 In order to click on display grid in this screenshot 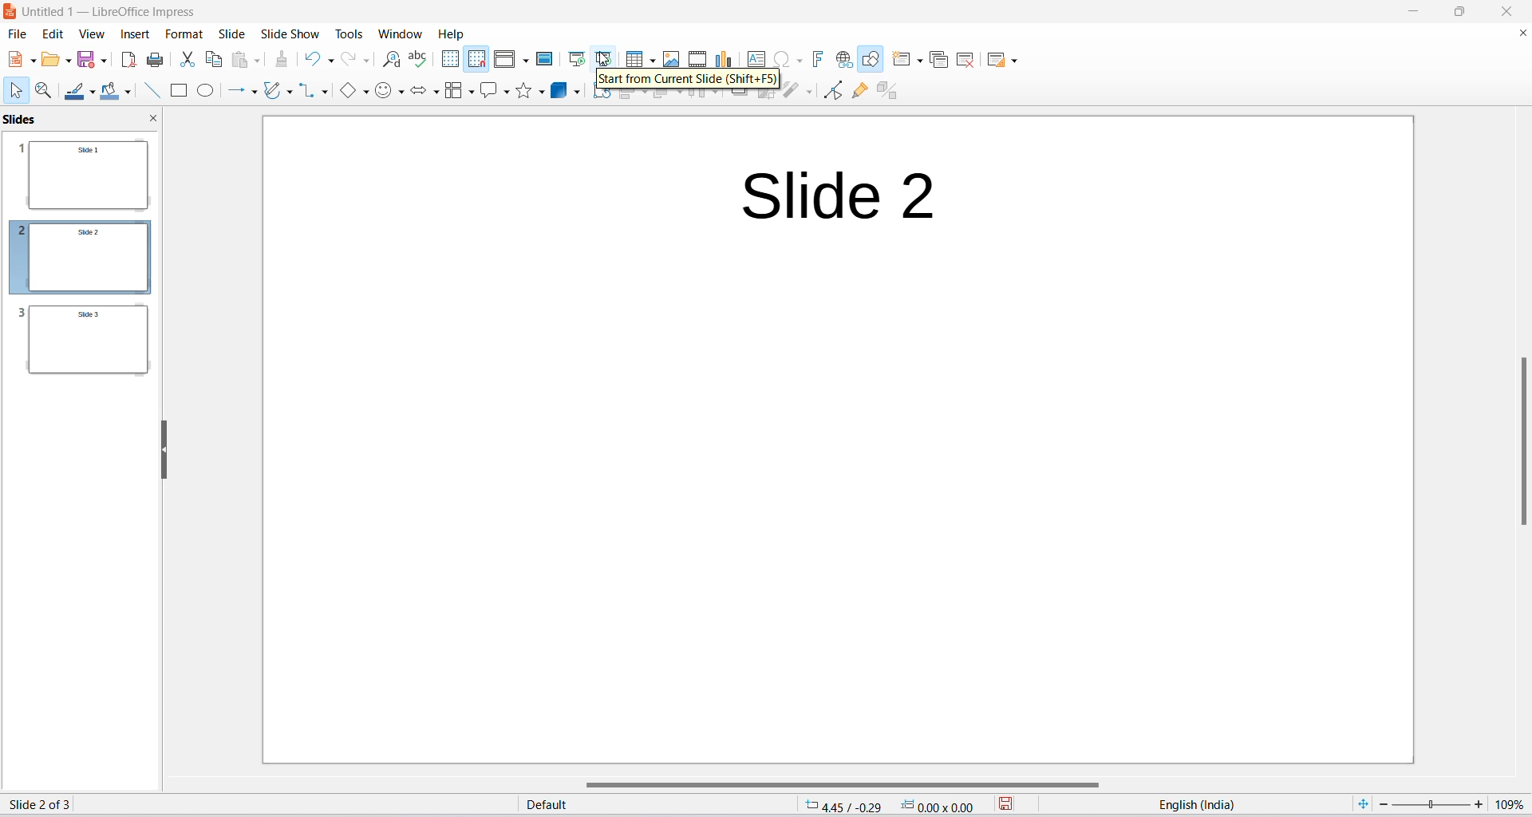, I will do `click(449, 60)`.